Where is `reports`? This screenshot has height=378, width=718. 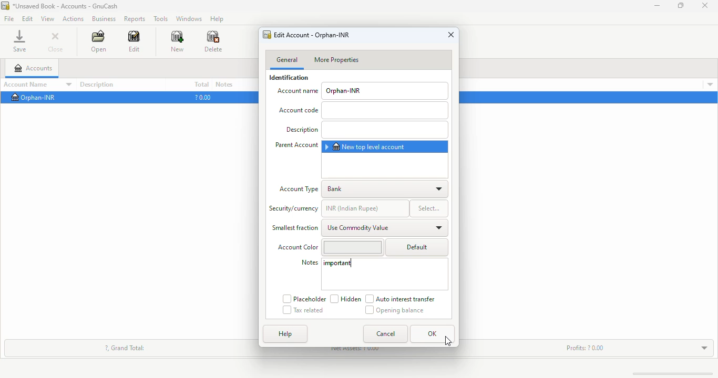 reports is located at coordinates (134, 19).